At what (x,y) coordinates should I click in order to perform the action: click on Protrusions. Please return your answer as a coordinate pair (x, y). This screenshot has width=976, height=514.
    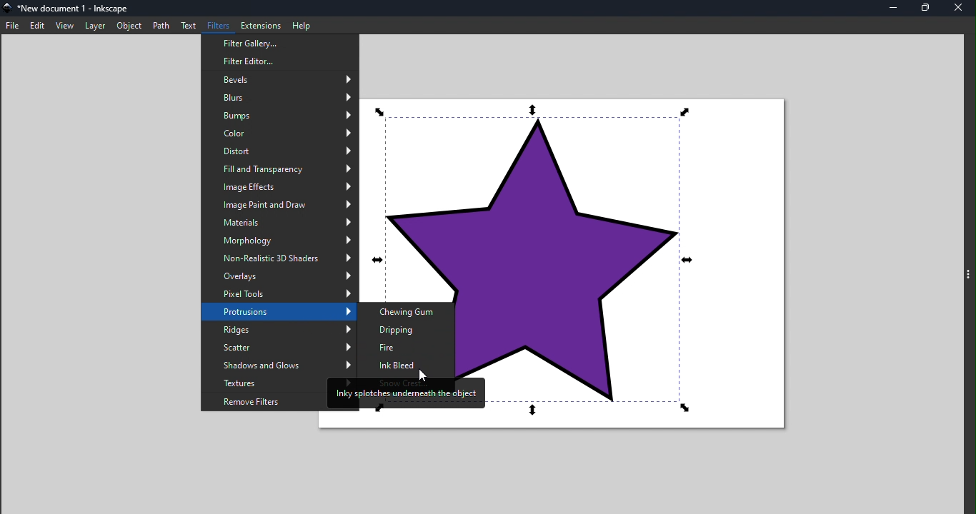
    Looking at the image, I should click on (277, 313).